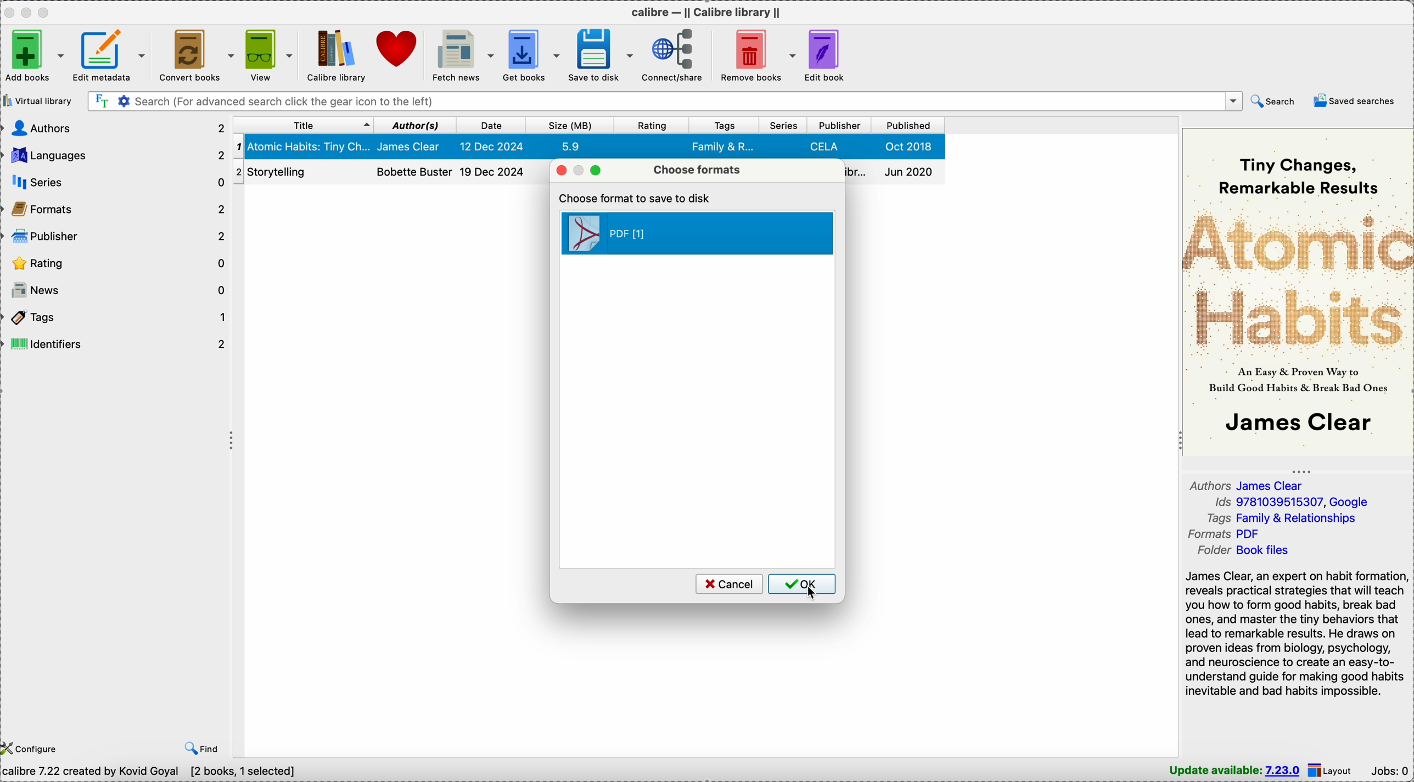 This screenshot has width=1414, height=782. What do you see at coordinates (1282, 517) in the screenshot?
I see `tags Family & Relationships` at bounding box center [1282, 517].